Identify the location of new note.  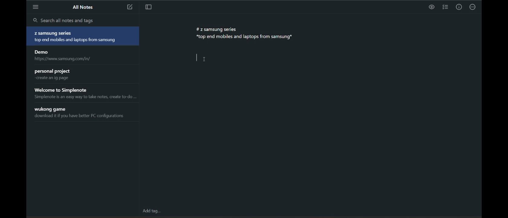
(129, 8).